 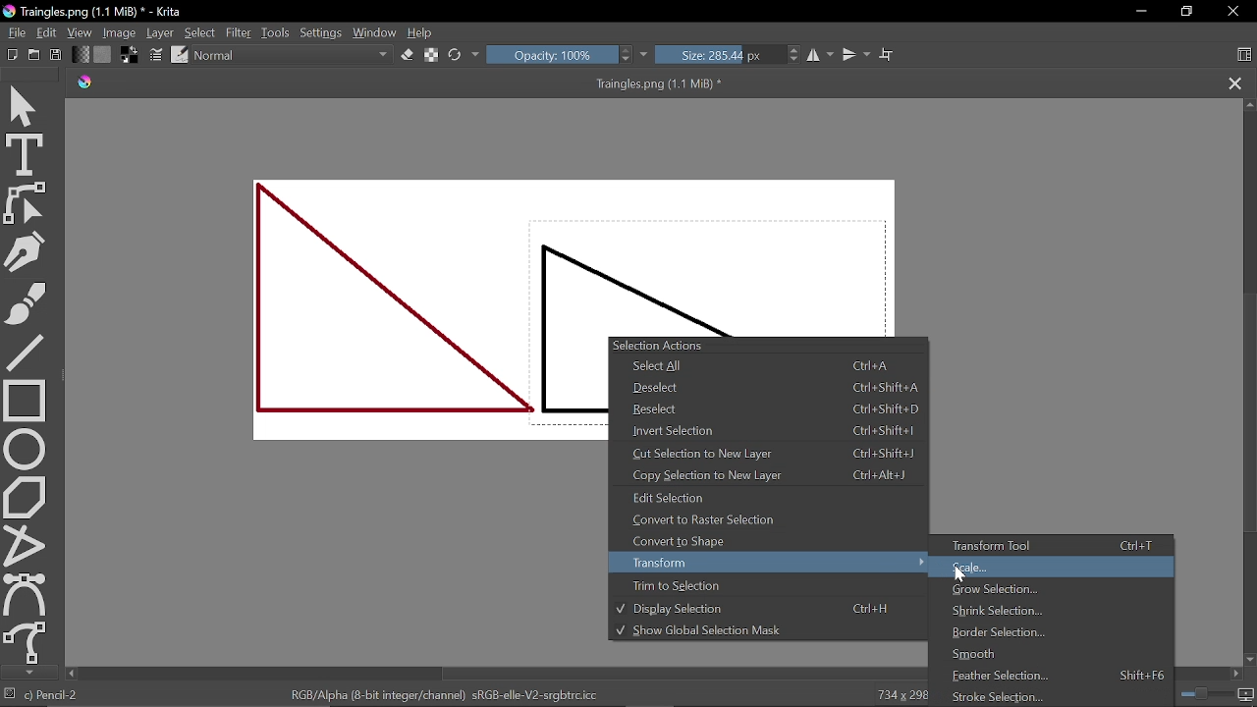 What do you see at coordinates (56, 695) in the screenshot?
I see `Pencil-2` at bounding box center [56, 695].